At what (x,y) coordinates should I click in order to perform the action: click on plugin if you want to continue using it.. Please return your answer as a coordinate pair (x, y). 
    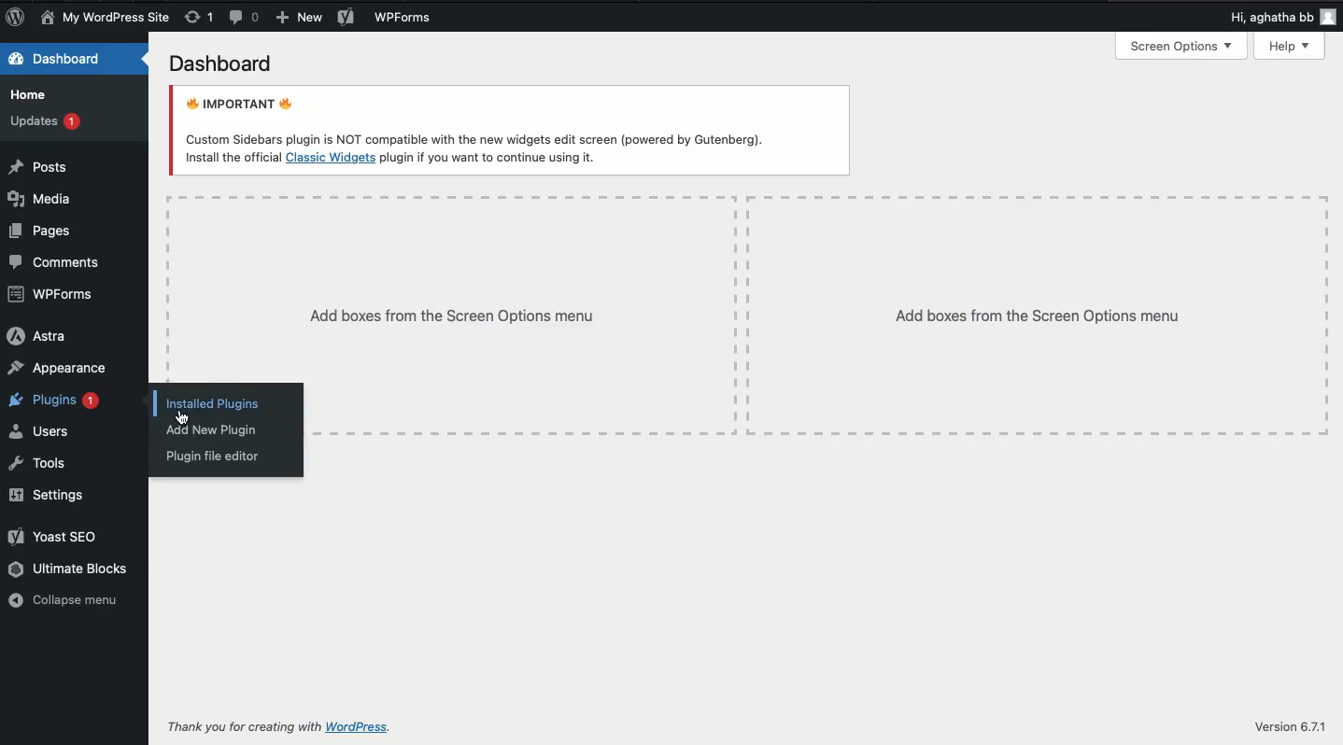
    Looking at the image, I should click on (489, 158).